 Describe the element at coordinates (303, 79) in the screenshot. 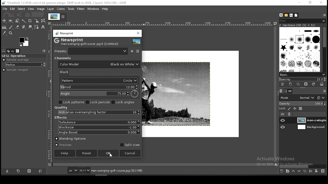

I see `spacing` at that location.